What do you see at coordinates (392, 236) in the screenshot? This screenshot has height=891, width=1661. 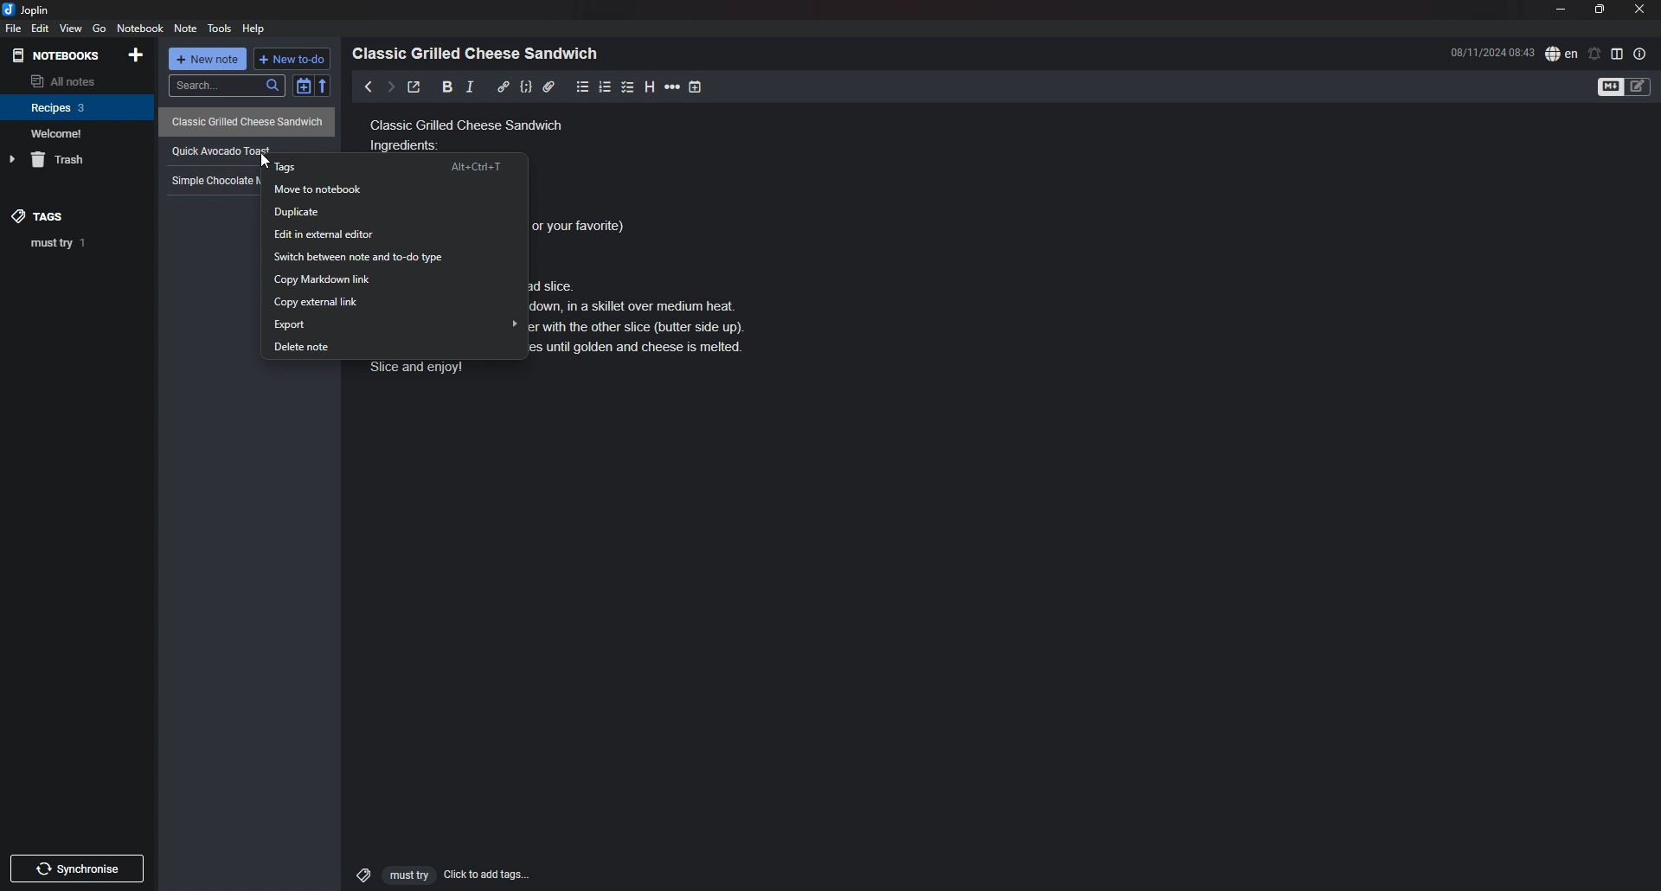 I see `edit in external editor` at bounding box center [392, 236].